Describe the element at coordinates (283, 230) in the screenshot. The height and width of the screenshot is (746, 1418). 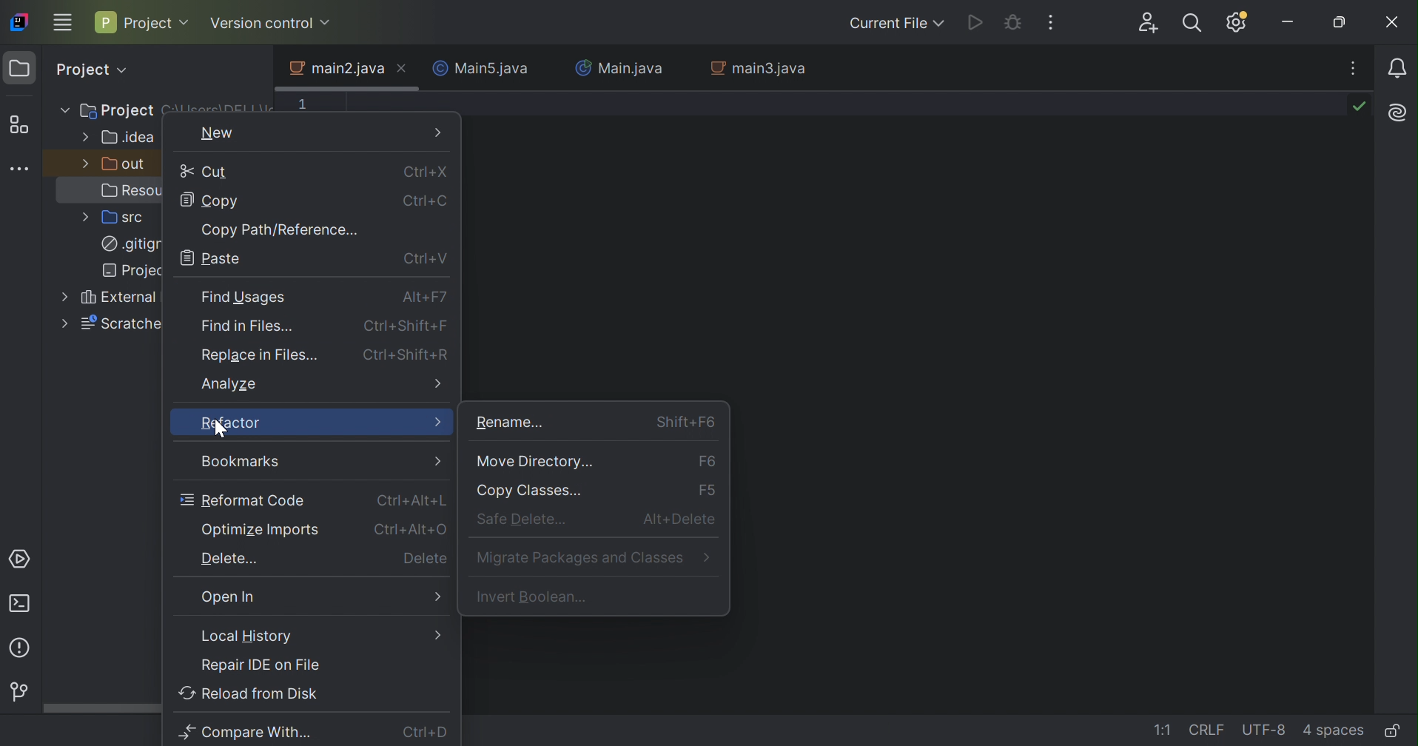
I see `Copy Path/Reference...` at that location.